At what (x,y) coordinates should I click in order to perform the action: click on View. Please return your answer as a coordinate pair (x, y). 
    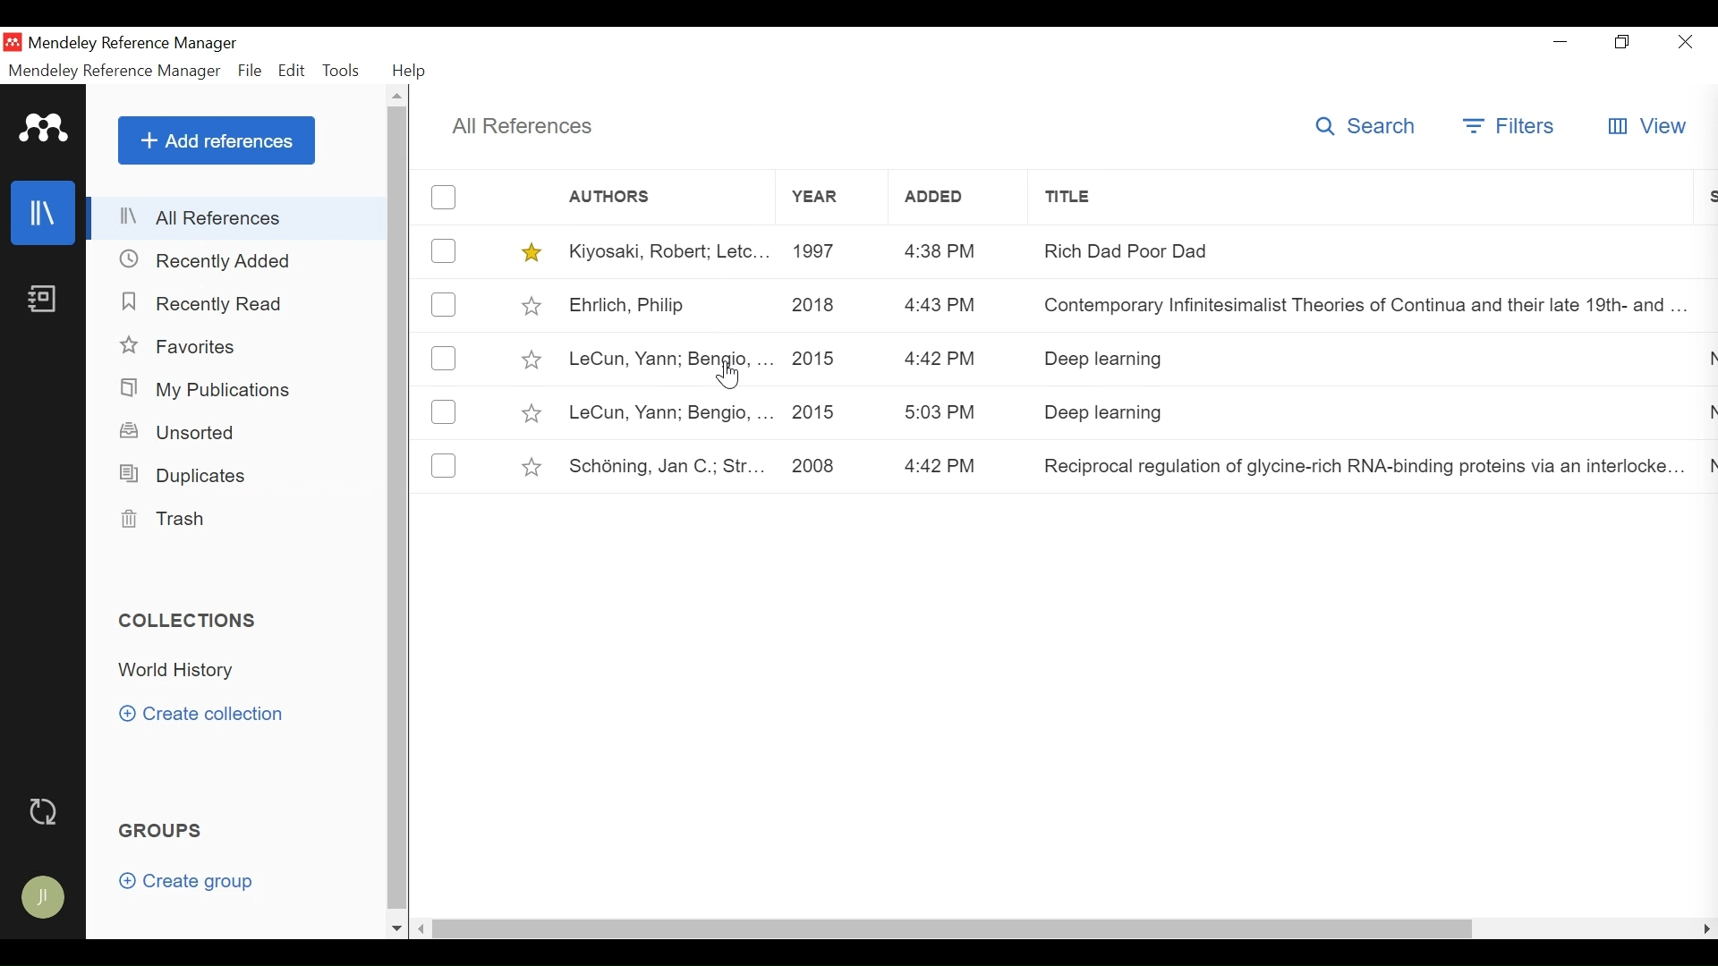
    Looking at the image, I should click on (1649, 124).